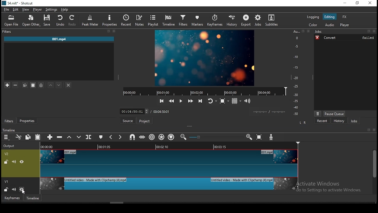 This screenshot has width=378, height=213. Describe the element at coordinates (128, 120) in the screenshot. I see `source` at that location.